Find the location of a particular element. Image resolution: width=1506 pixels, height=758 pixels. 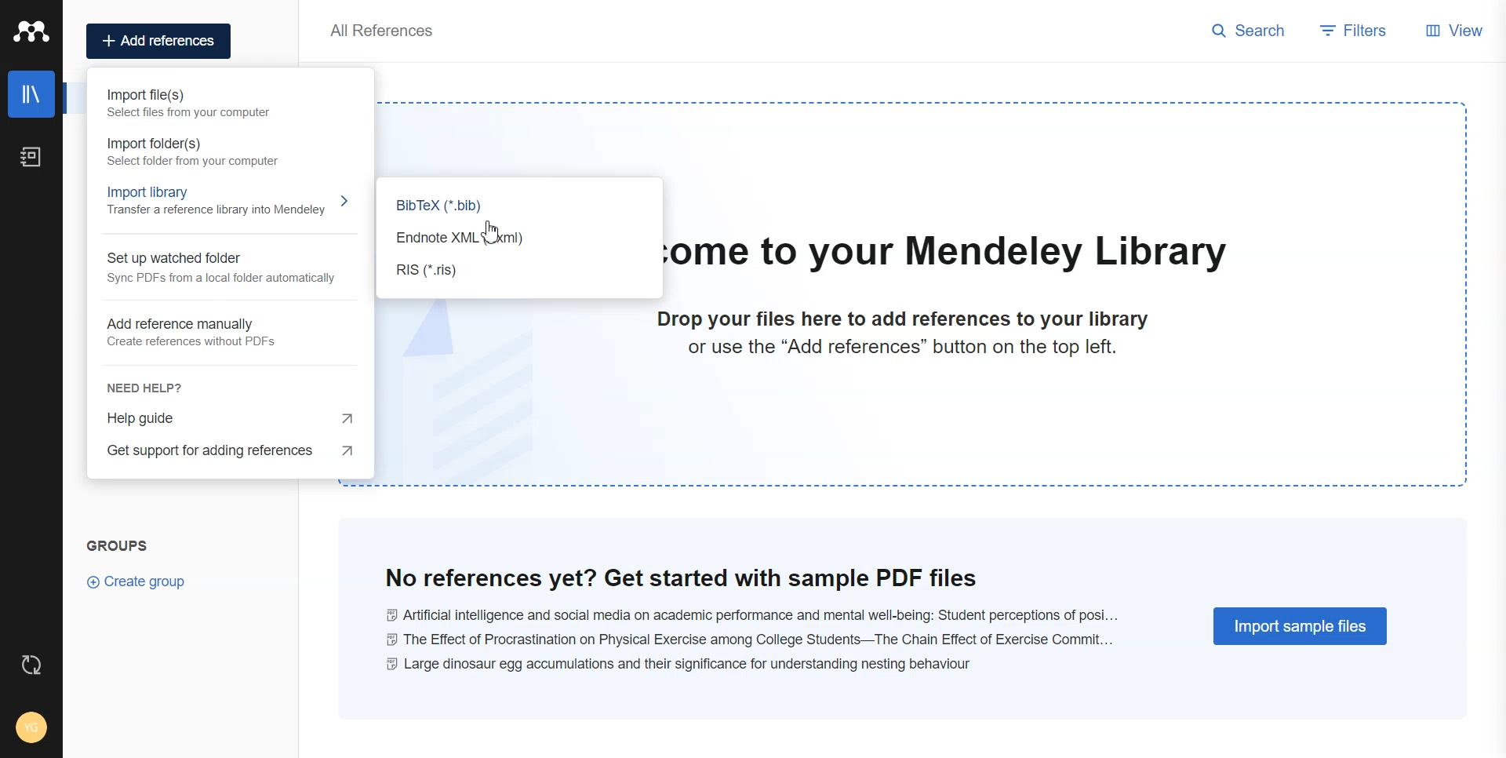

All References is located at coordinates (385, 30).